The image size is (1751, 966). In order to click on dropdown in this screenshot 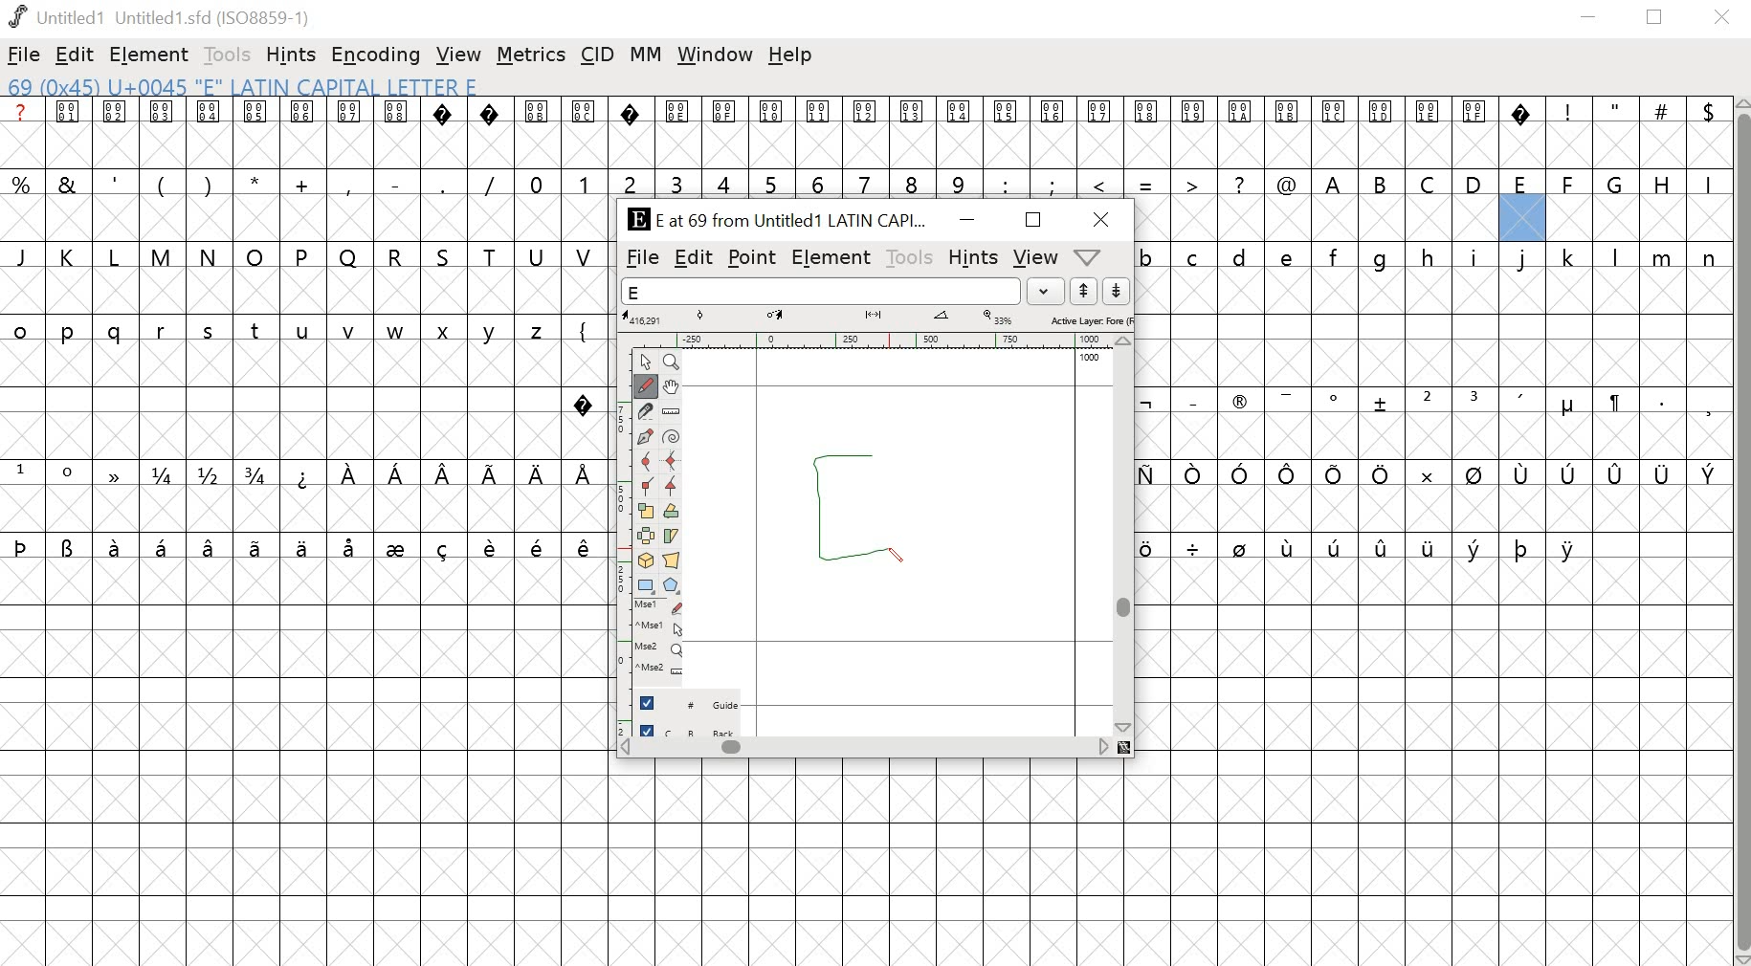, I will do `click(1047, 291)`.